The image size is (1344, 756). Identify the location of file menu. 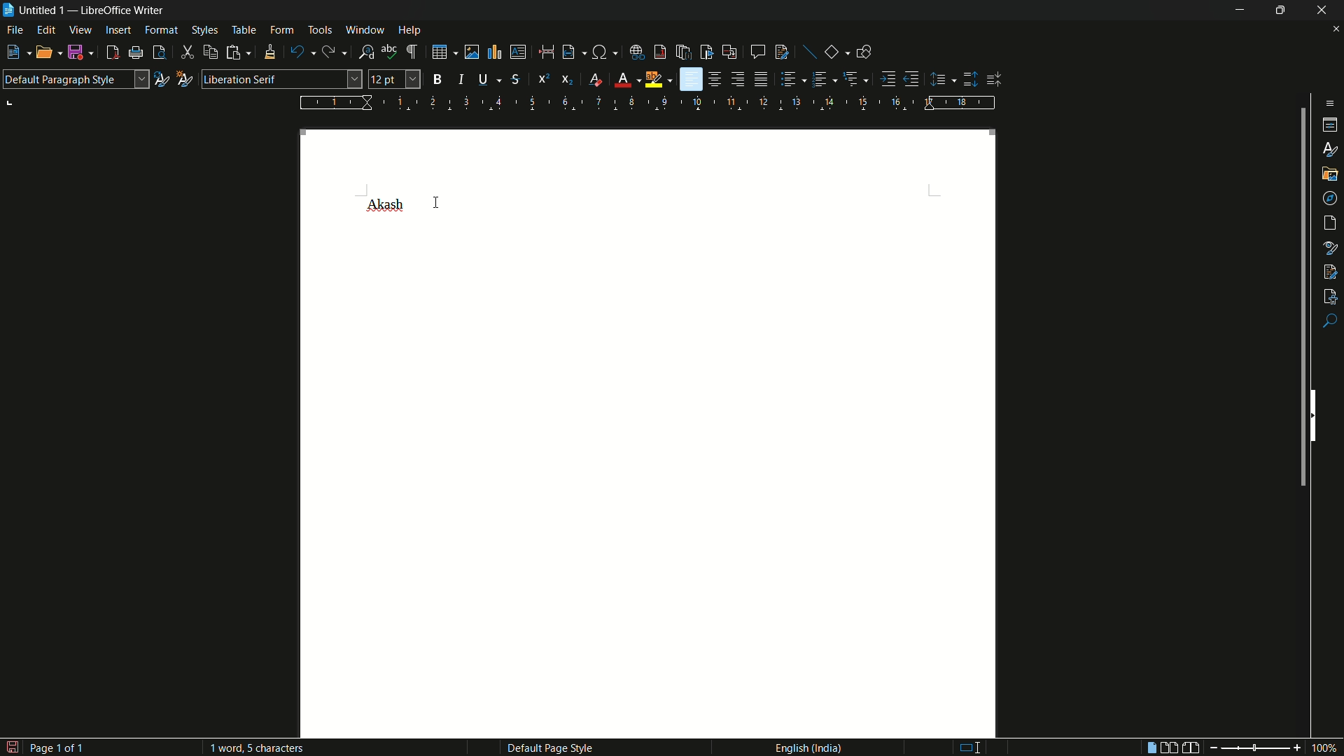
(16, 31).